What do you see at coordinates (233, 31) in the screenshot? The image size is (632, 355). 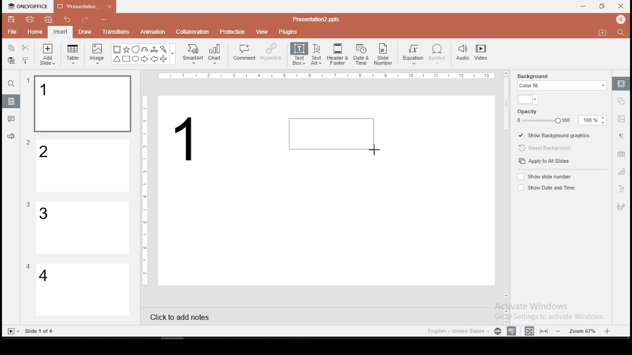 I see `protection` at bounding box center [233, 31].